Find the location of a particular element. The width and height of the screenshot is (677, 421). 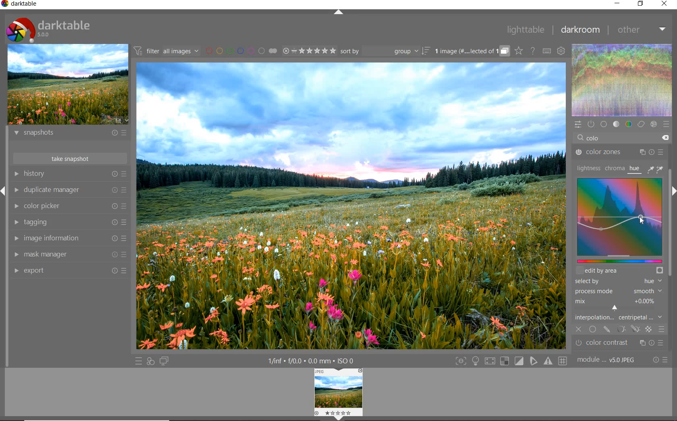

image preview is located at coordinates (68, 85).